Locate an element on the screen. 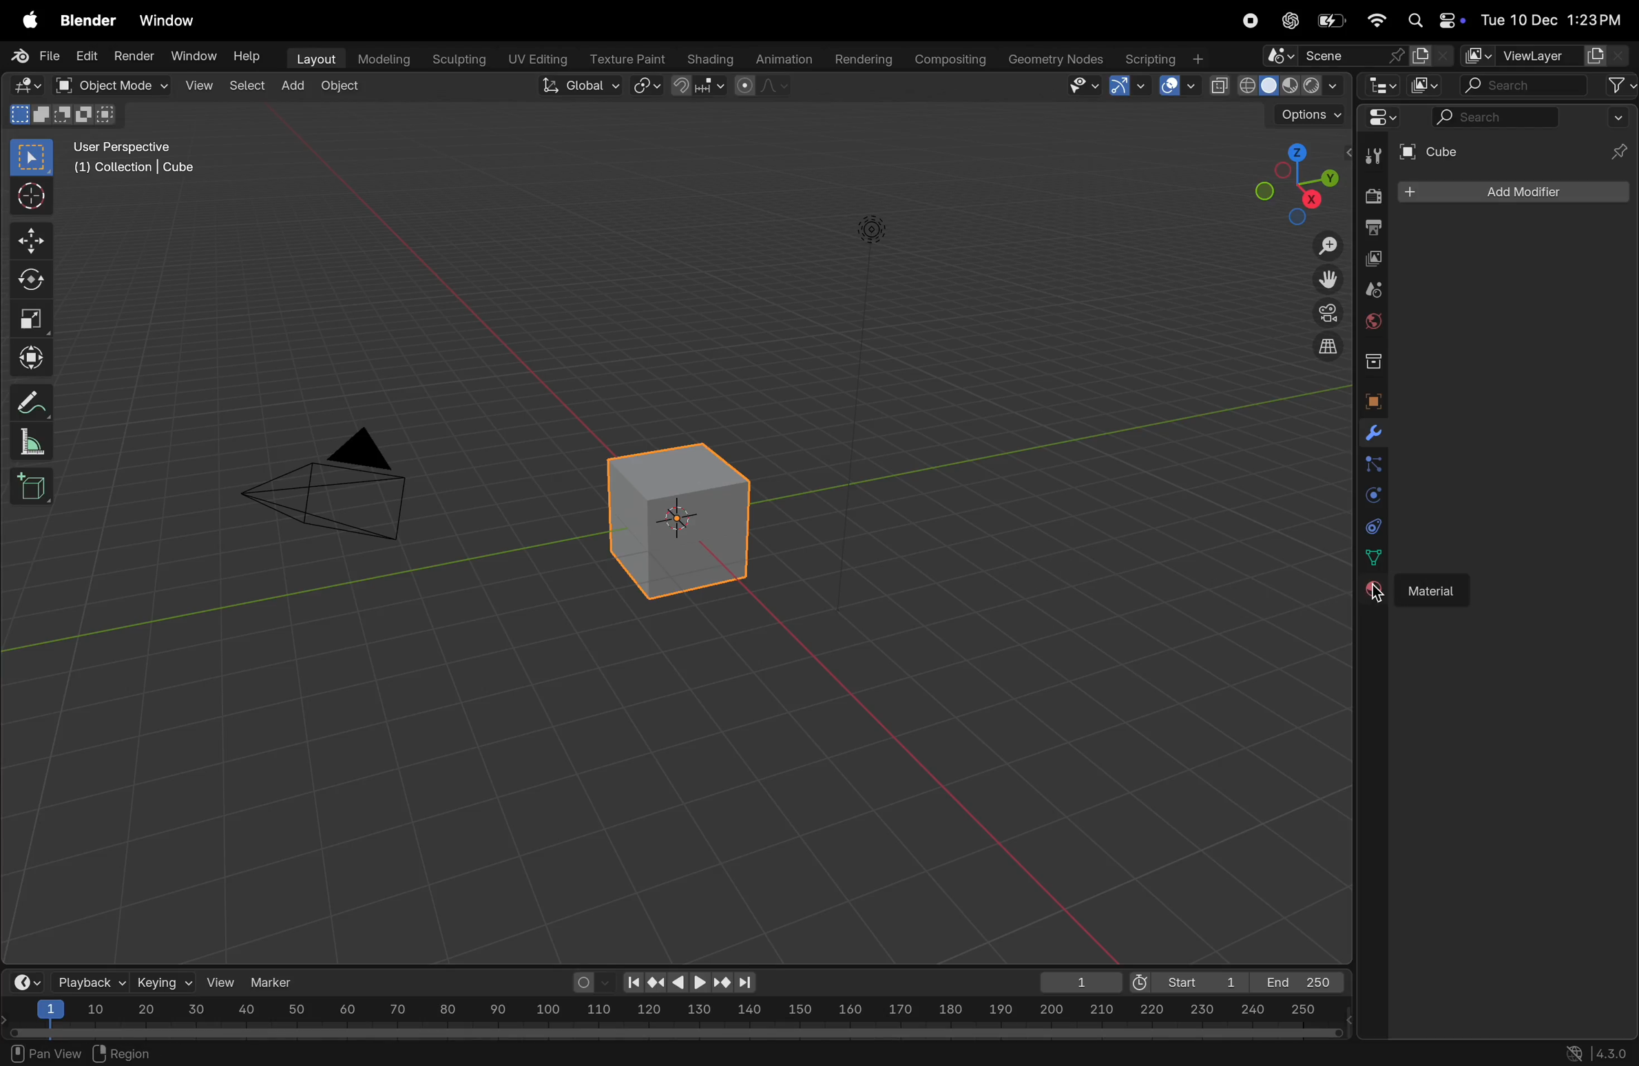 This screenshot has width=1639, height=1066. apple menu is located at coordinates (24, 21).